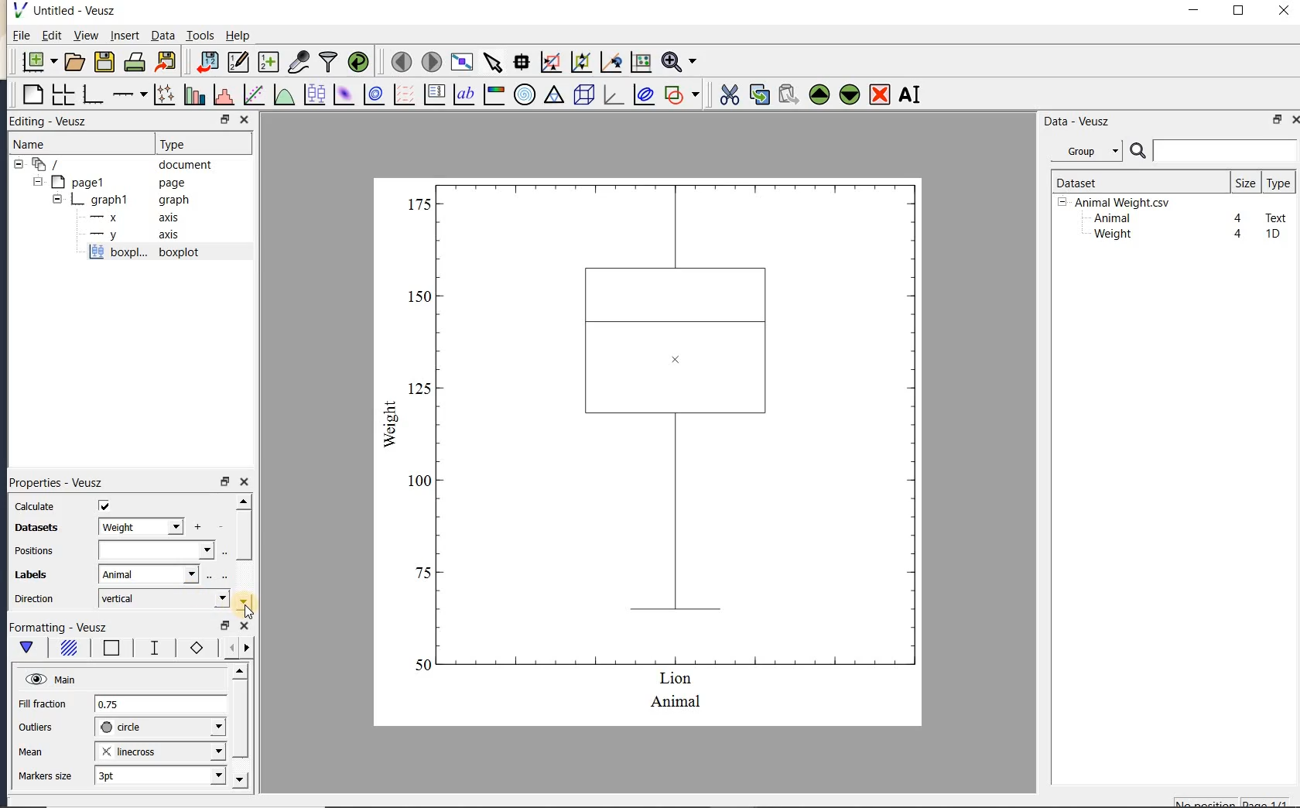  I want to click on import data into Veusz, so click(207, 63).